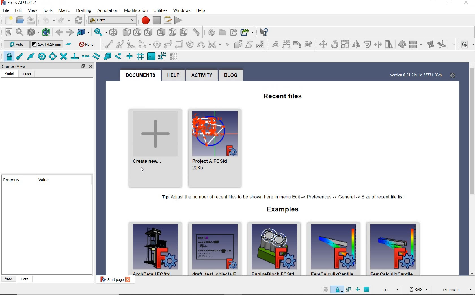 The width and height of the screenshot is (475, 295). Describe the element at coordinates (141, 56) in the screenshot. I see `snap grid` at that location.